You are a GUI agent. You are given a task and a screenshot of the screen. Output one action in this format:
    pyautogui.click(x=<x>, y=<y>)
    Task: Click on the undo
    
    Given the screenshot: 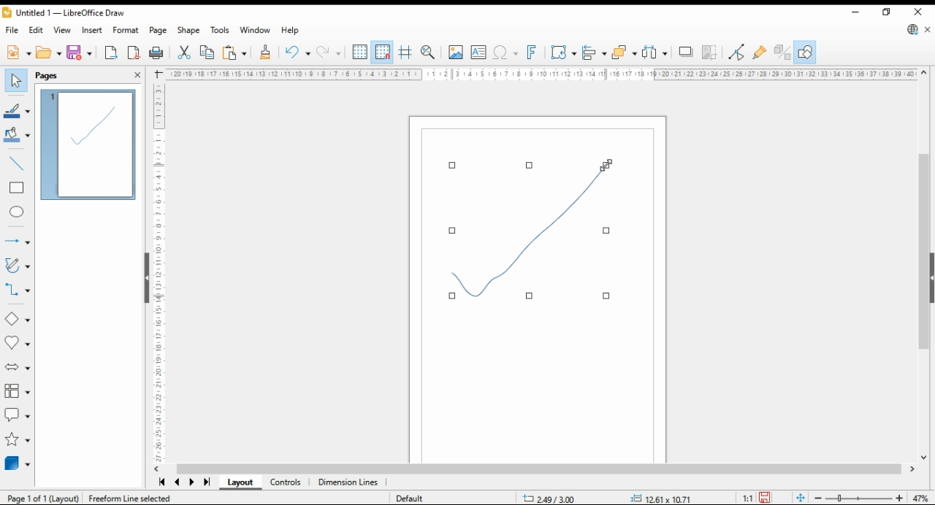 What is the action you would take?
    pyautogui.click(x=298, y=53)
    